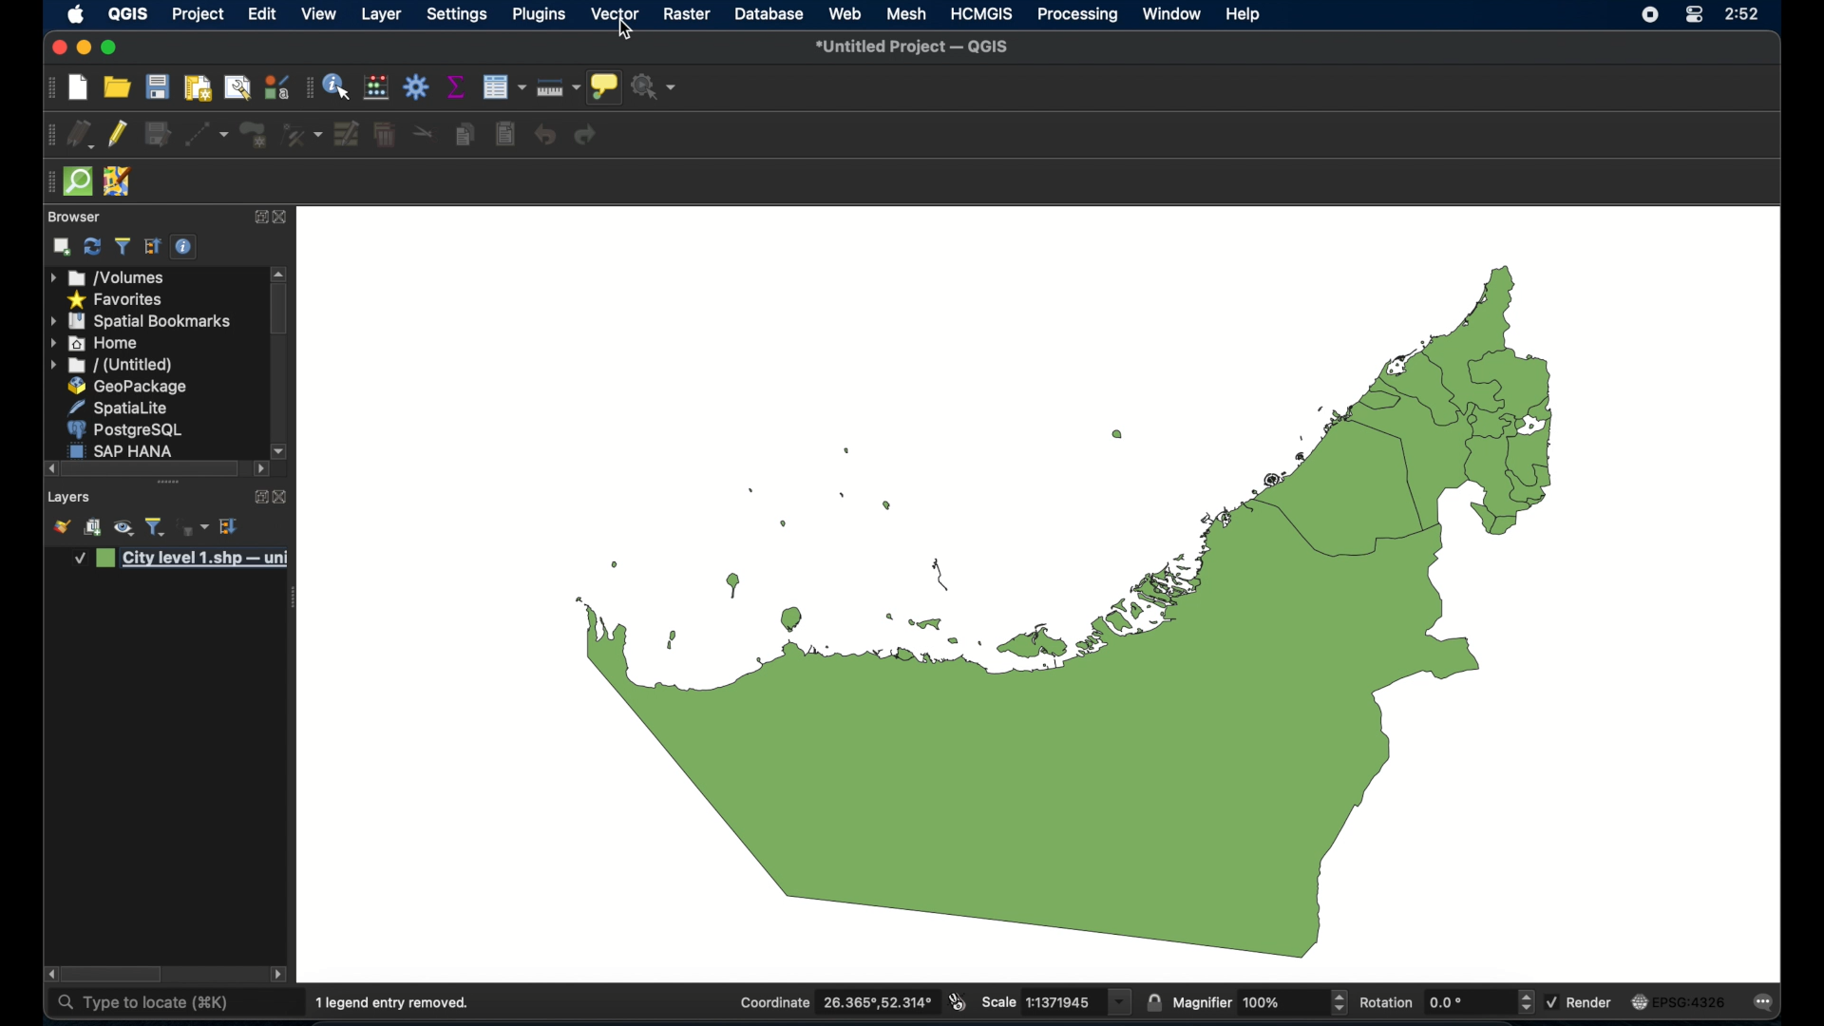  I want to click on plugins, so click(539, 15).